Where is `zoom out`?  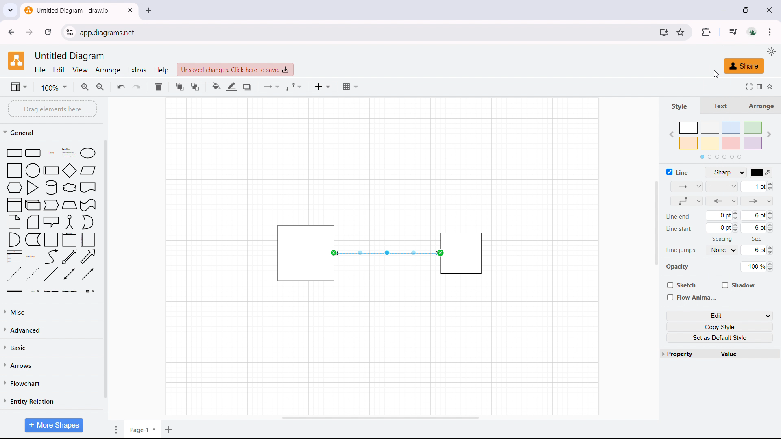 zoom out is located at coordinates (101, 86).